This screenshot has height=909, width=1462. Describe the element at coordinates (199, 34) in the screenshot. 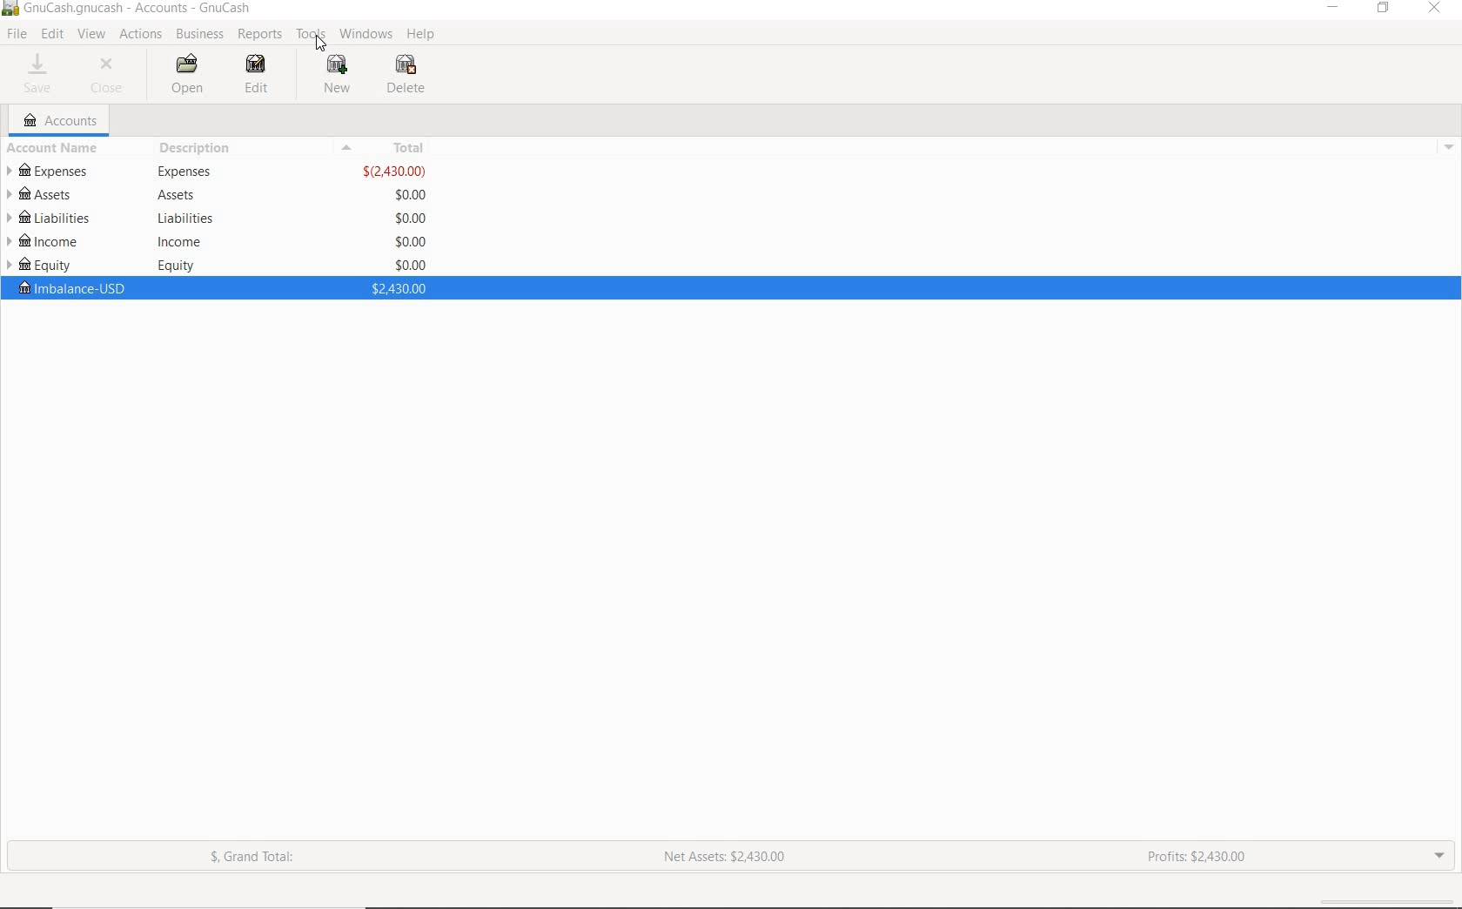

I see `BUSINESS` at that location.